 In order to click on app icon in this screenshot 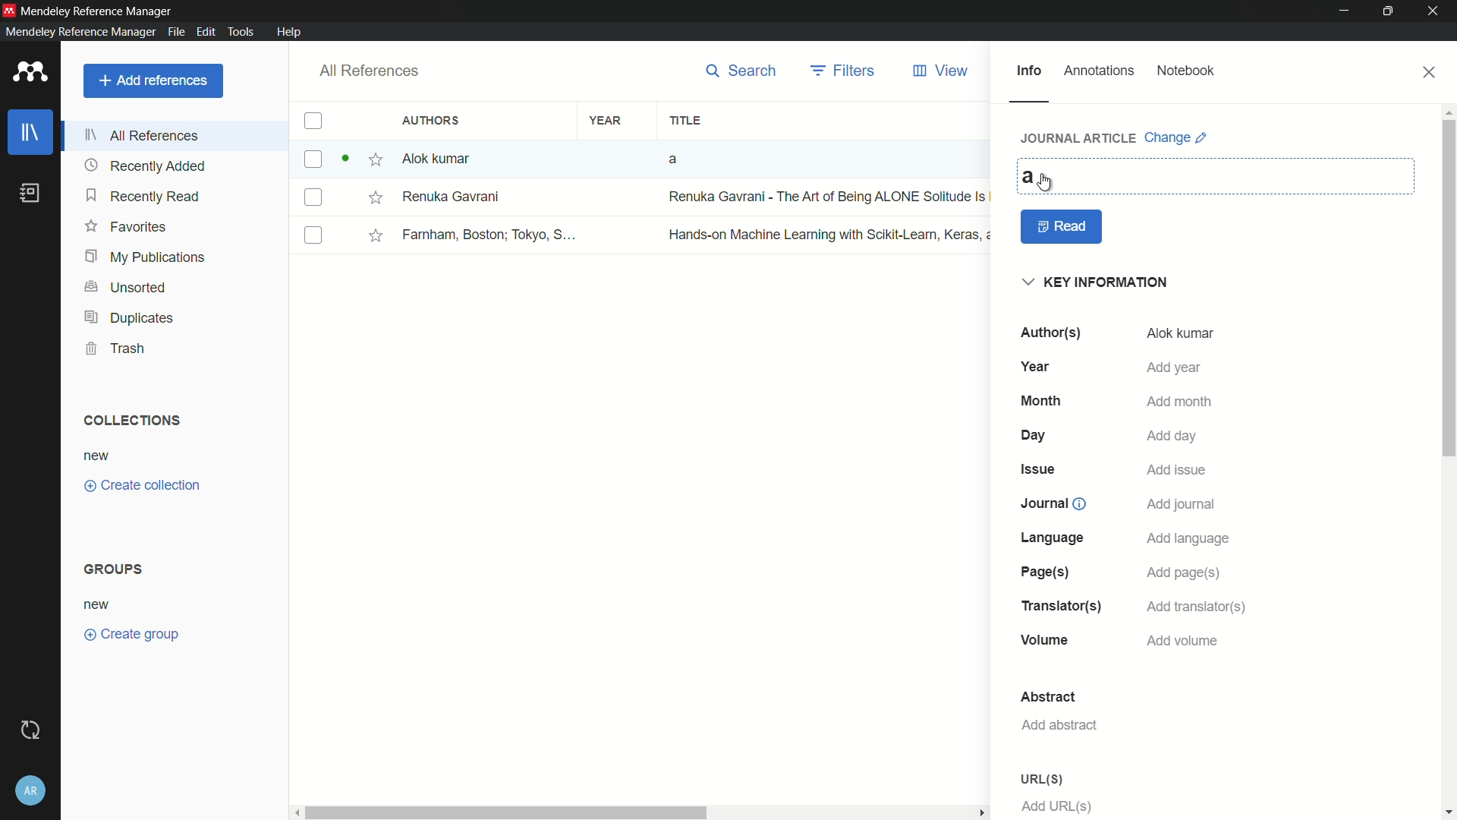, I will do `click(9, 10)`.